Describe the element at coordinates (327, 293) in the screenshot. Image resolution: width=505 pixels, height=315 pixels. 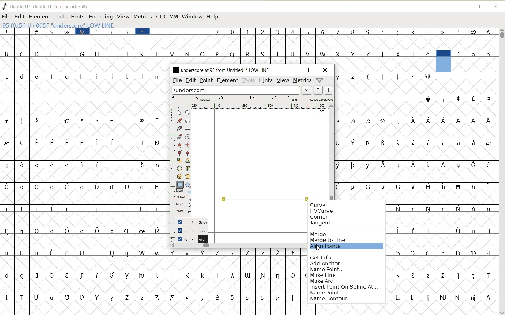
I see `NAME POINT` at that location.